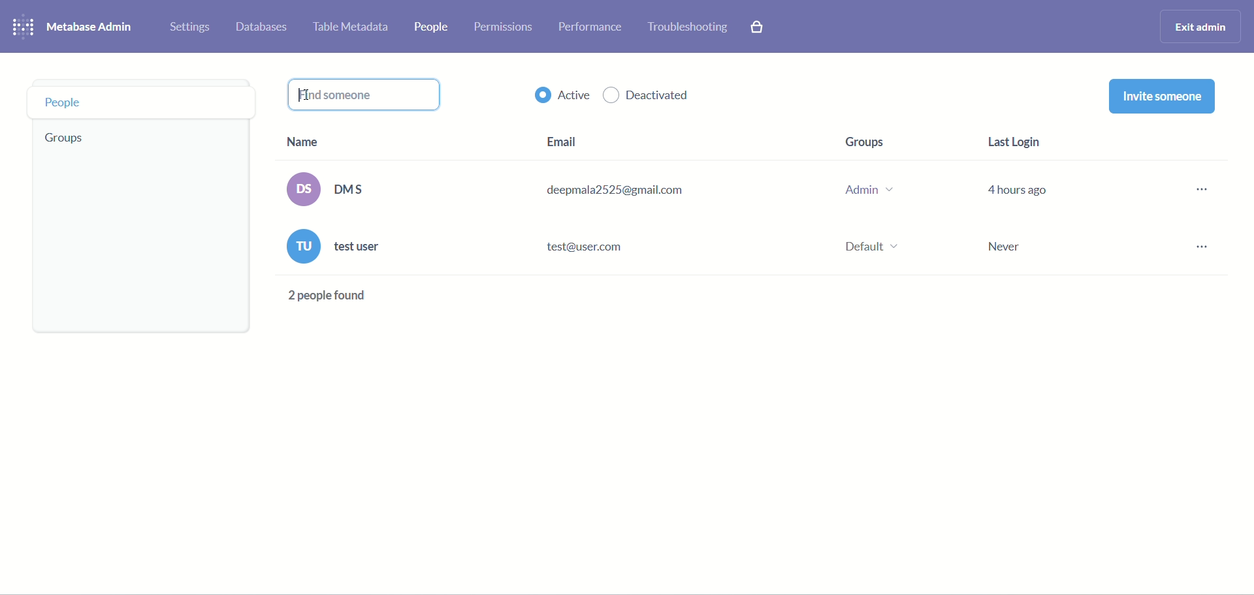 This screenshot has width=1254, height=595. Describe the element at coordinates (190, 27) in the screenshot. I see `settings` at that location.